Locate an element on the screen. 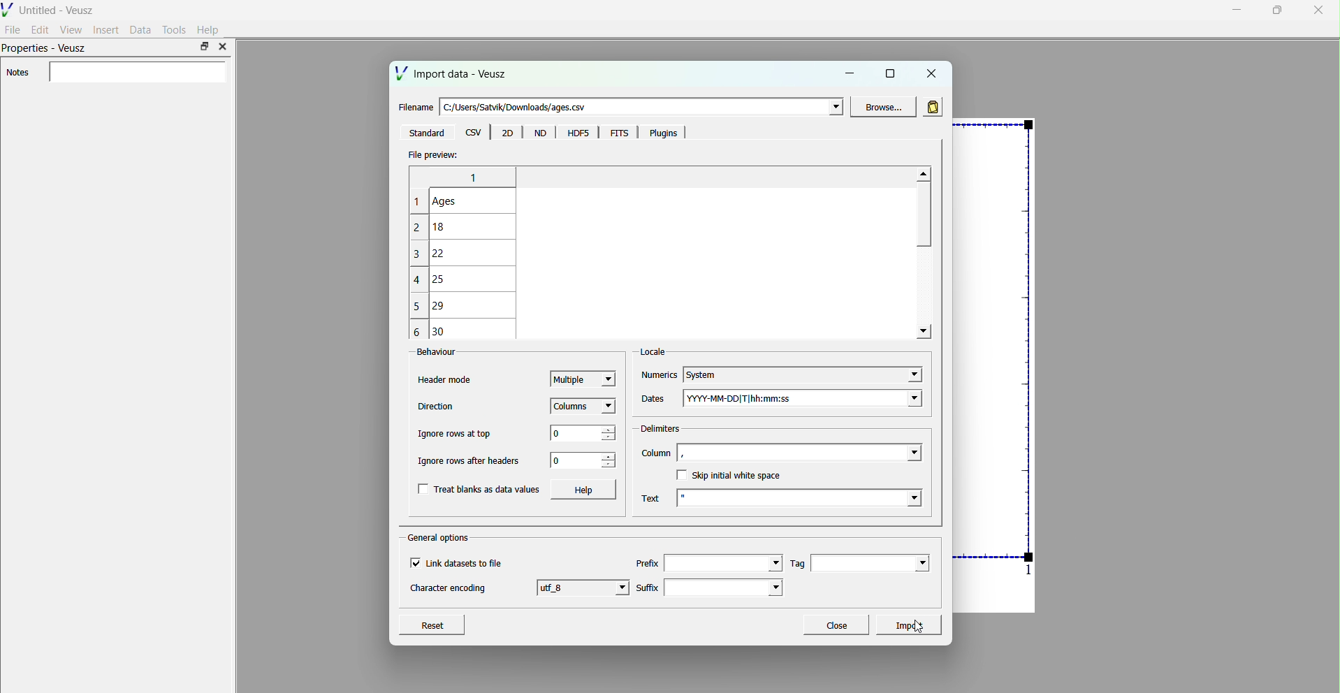 The image size is (1340, 693). Header mode is located at coordinates (443, 381).